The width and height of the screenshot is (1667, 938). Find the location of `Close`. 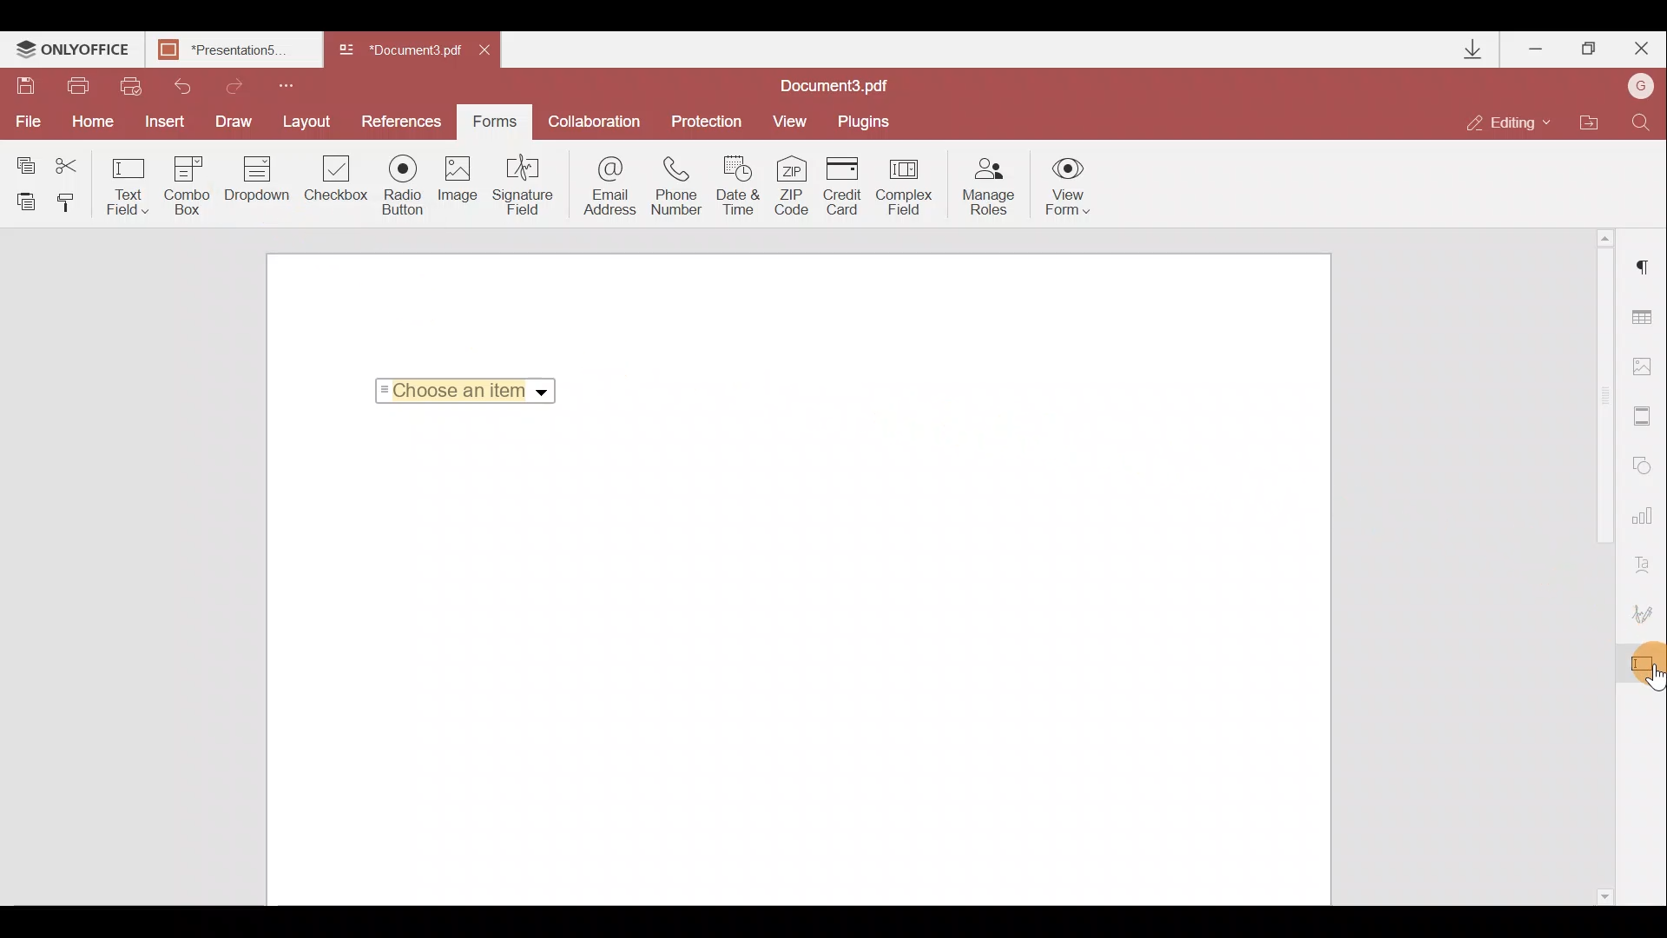

Close is located at coordinates (1640, 50).